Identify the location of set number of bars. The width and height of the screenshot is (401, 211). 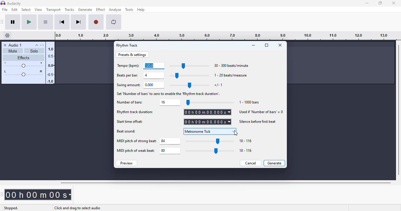
(170, 102).